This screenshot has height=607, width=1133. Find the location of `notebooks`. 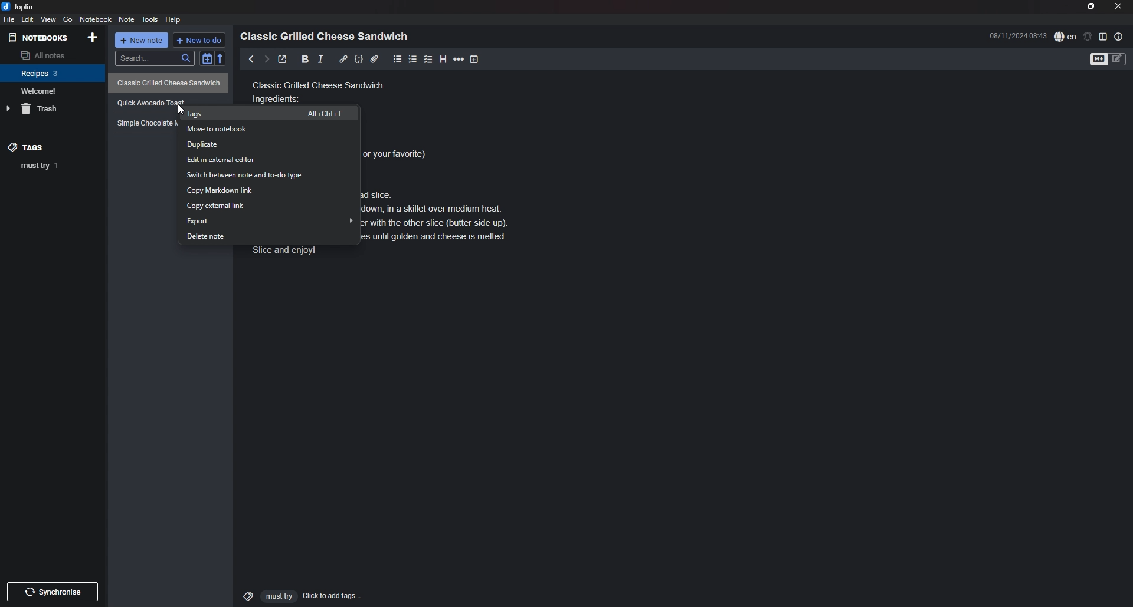

notebooks is located at coordinates (40, 38).